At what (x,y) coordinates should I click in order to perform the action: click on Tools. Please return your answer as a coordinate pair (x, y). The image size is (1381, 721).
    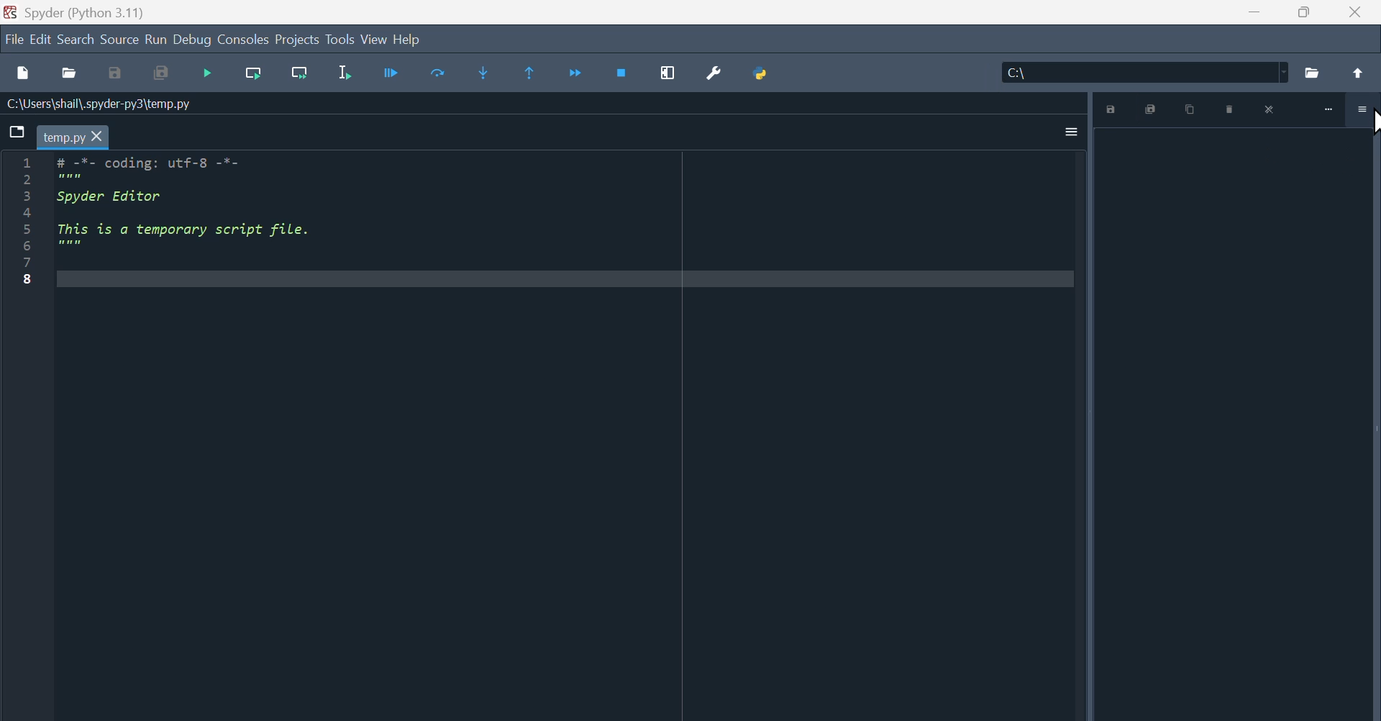
    Looking at the image, I should click on (339, 40).